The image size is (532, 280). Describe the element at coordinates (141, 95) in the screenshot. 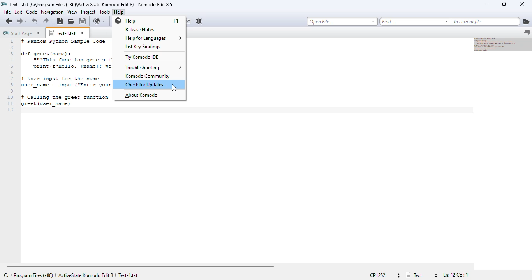

I see `about komodo` at that location.